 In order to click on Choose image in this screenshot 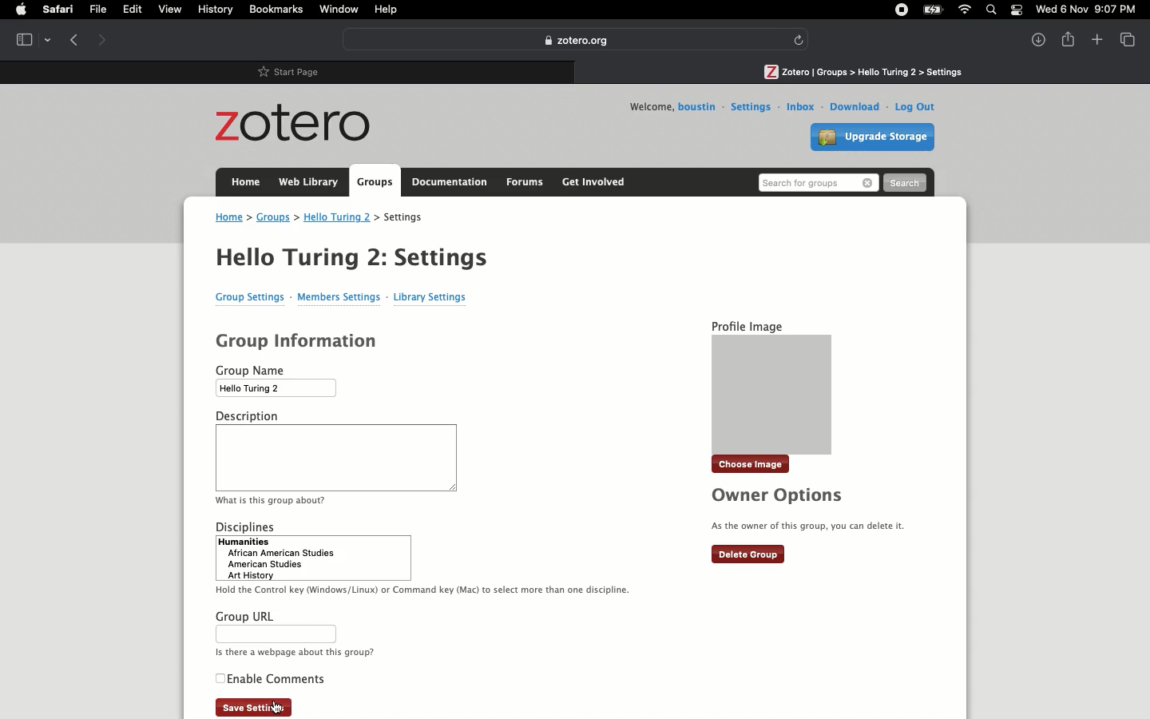, I will do `click(751, 465)`.